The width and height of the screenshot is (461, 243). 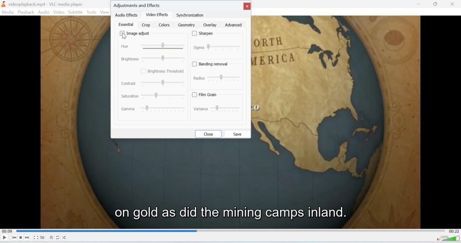 What do you see at coordinates (217, 78) in the screenshot?
I see `radius` at bounding box center [217, 78].